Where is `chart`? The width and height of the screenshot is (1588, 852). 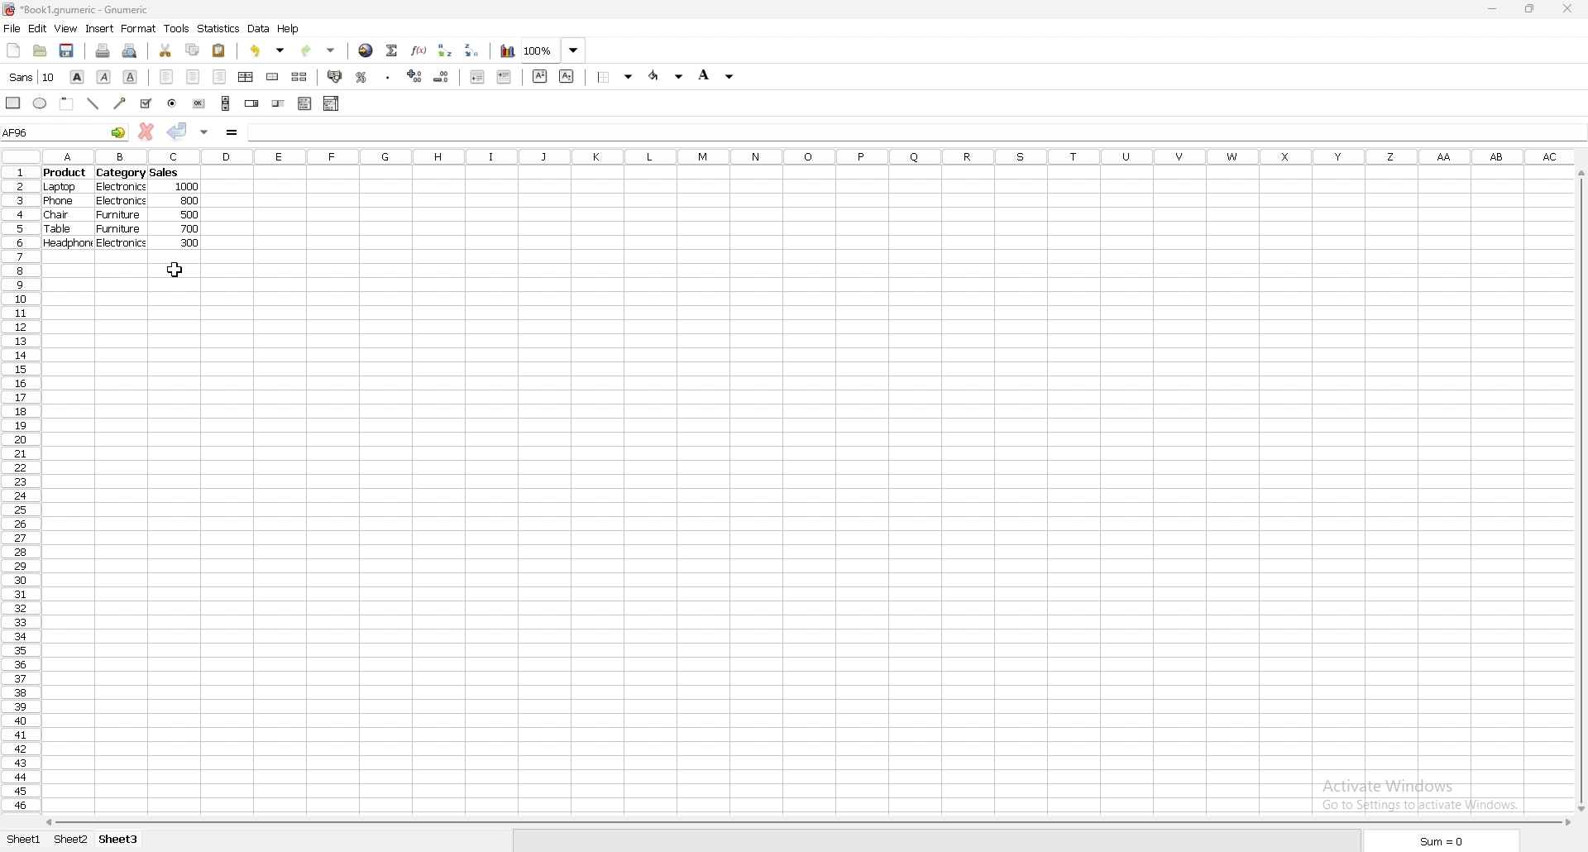
chart is located at coordinates (509, 52).